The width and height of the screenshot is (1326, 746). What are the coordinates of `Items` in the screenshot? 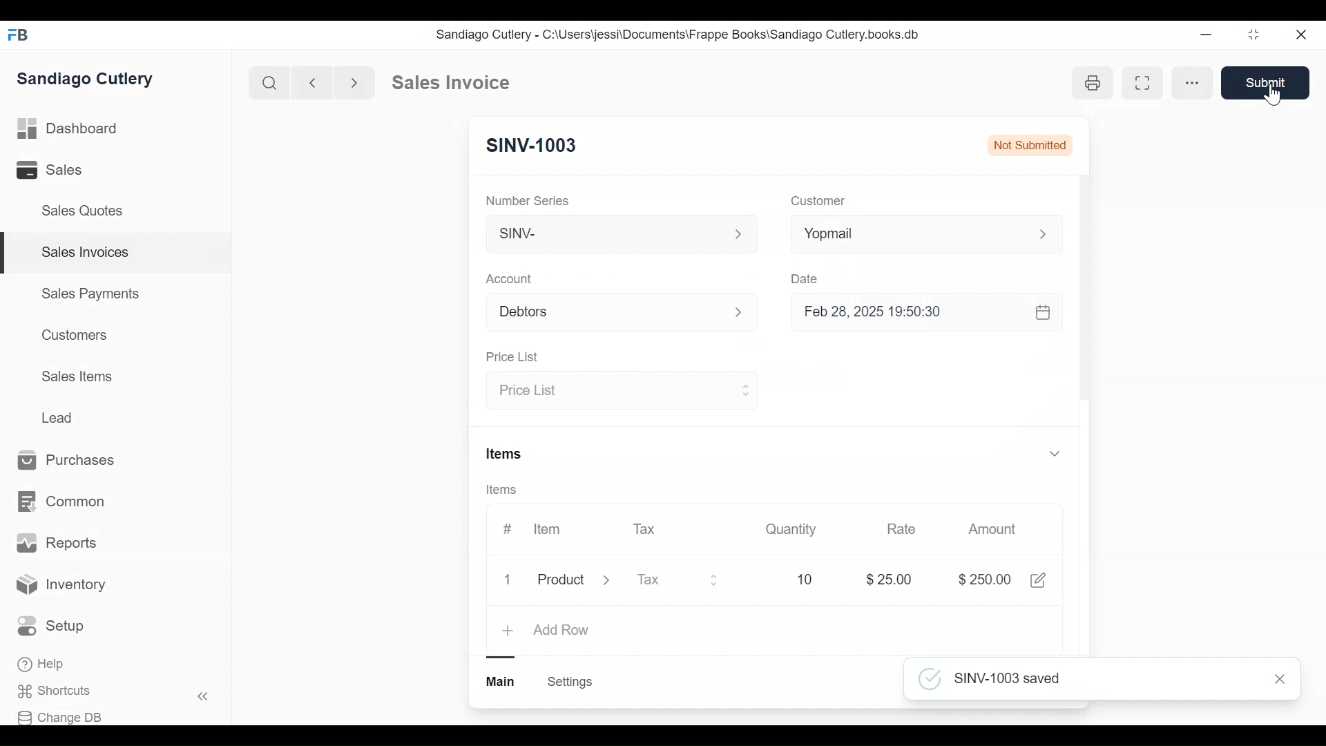 It's located at (503, 490).